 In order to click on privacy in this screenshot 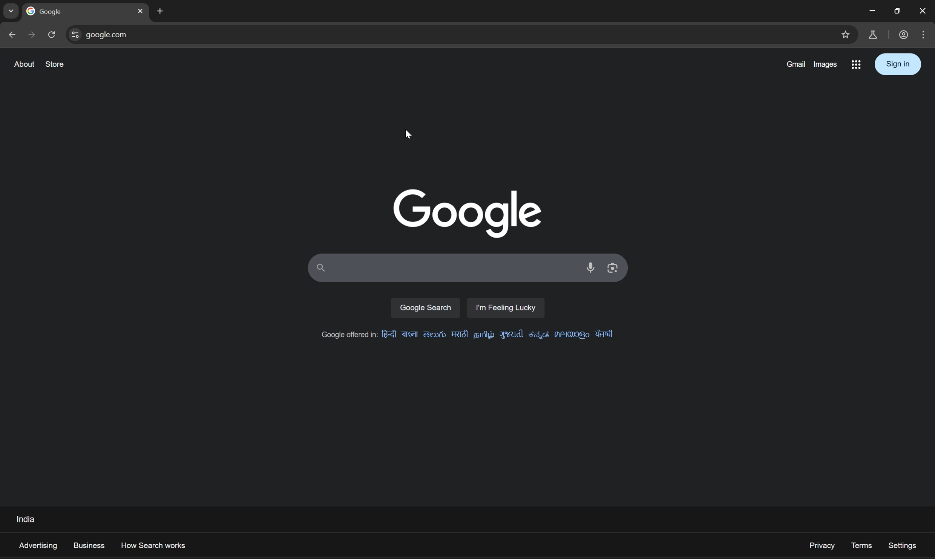, I will do `click(822, 546)`.